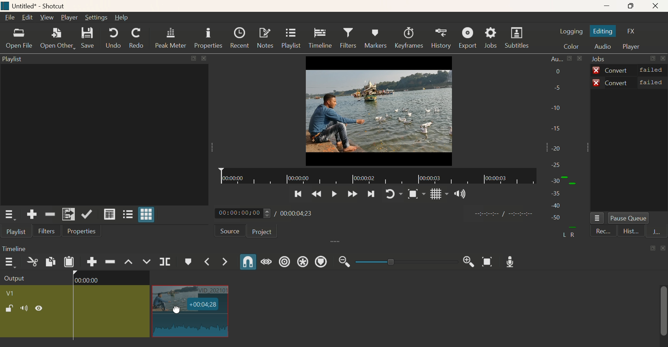  What do you see at coordinates (123, 17) in the screenshot?
I see `` at bounding box center [123, 17].